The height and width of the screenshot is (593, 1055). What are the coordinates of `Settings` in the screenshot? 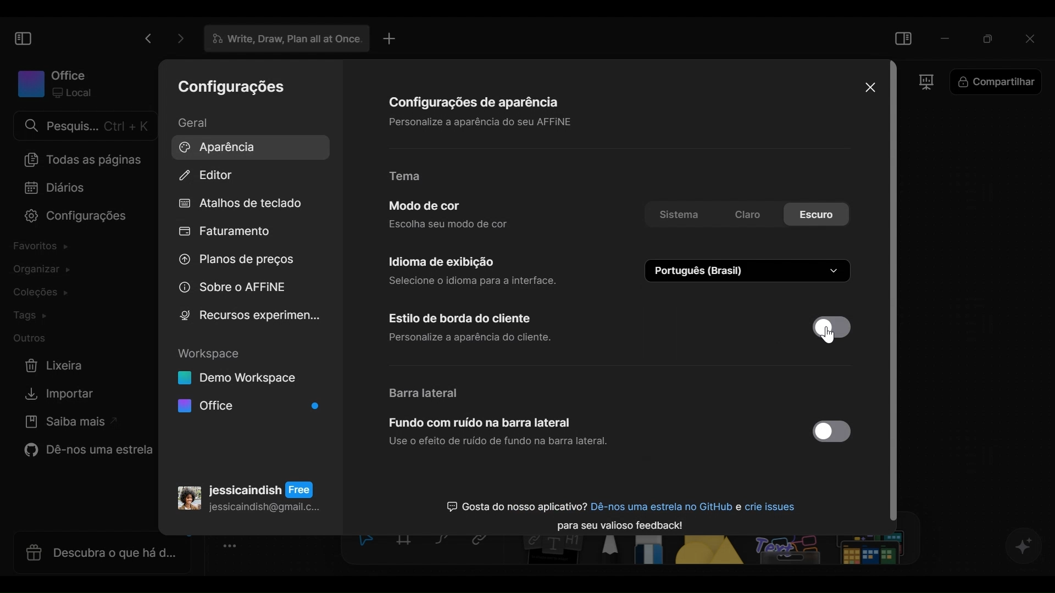 It's located at (232, 88).